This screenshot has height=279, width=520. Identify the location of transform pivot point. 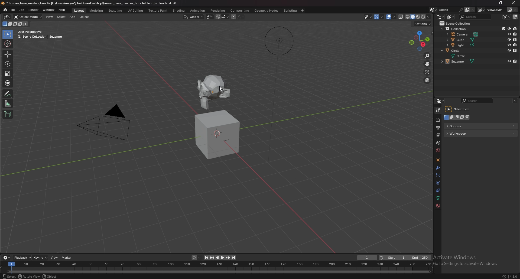
(210, 17).